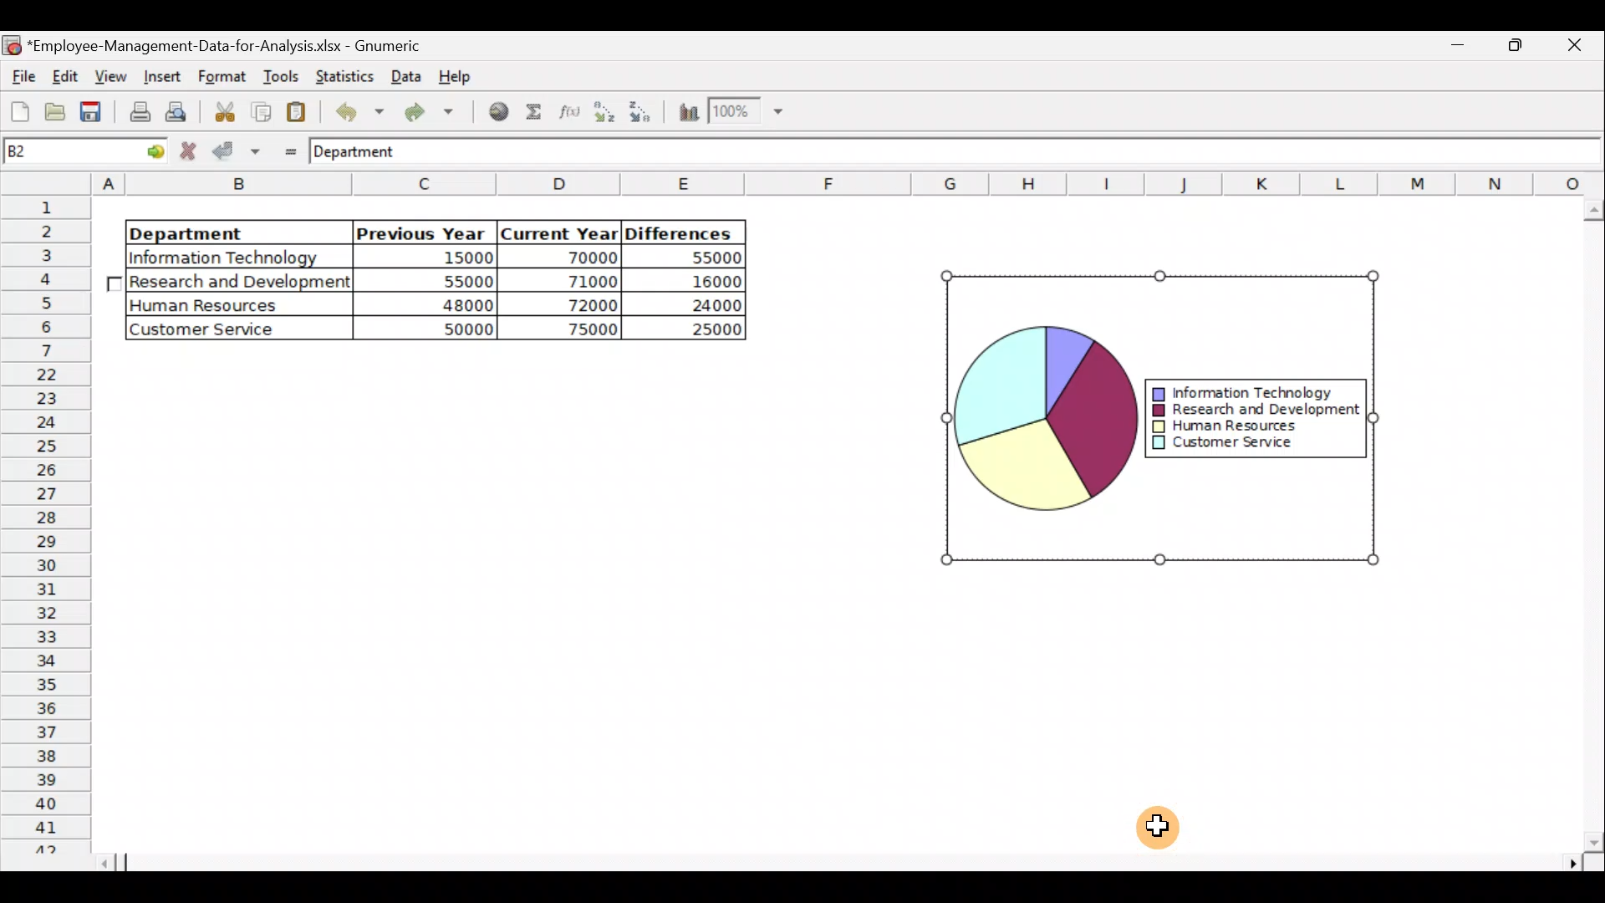  Describe the element at coordinates (500, 112) in the screenshot. I see `Insert hyperlink` at that location.